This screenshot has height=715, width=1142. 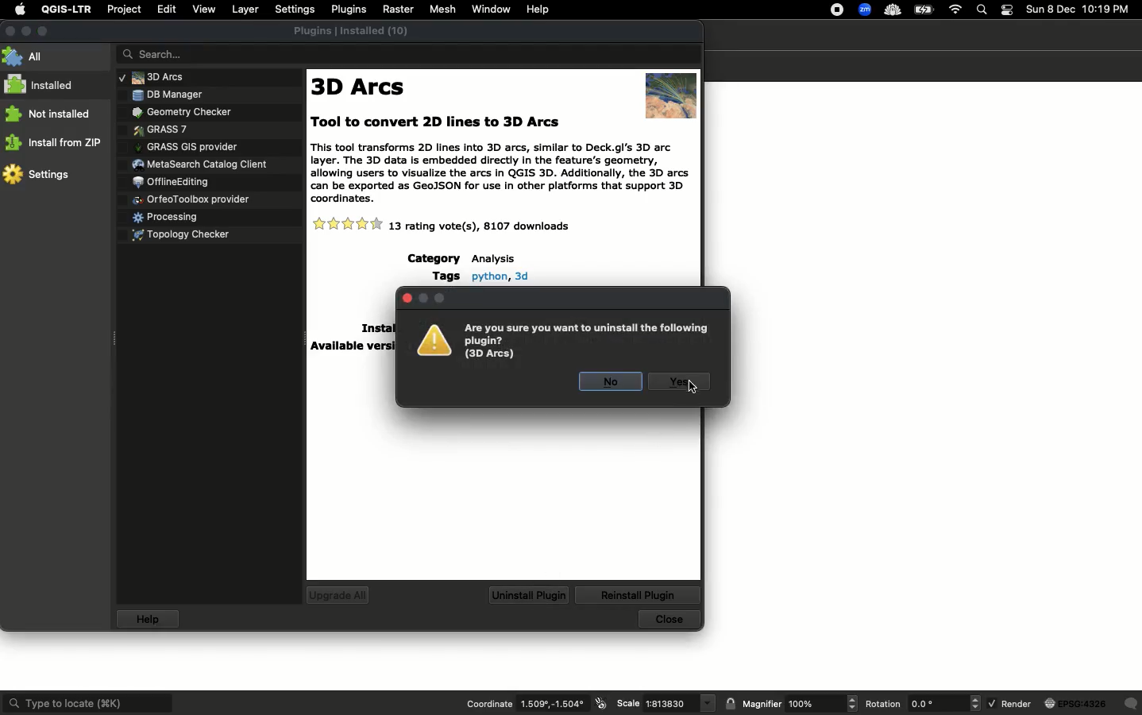 I want to click on Window, so click(x=491, y=9).